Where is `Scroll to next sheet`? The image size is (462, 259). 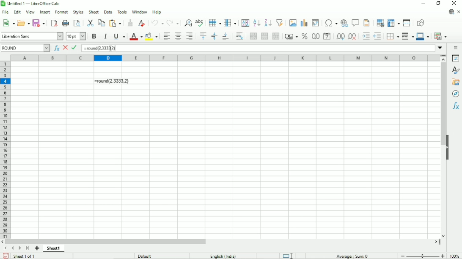 Scroll to next sheet is located at coordinates (19, 248).